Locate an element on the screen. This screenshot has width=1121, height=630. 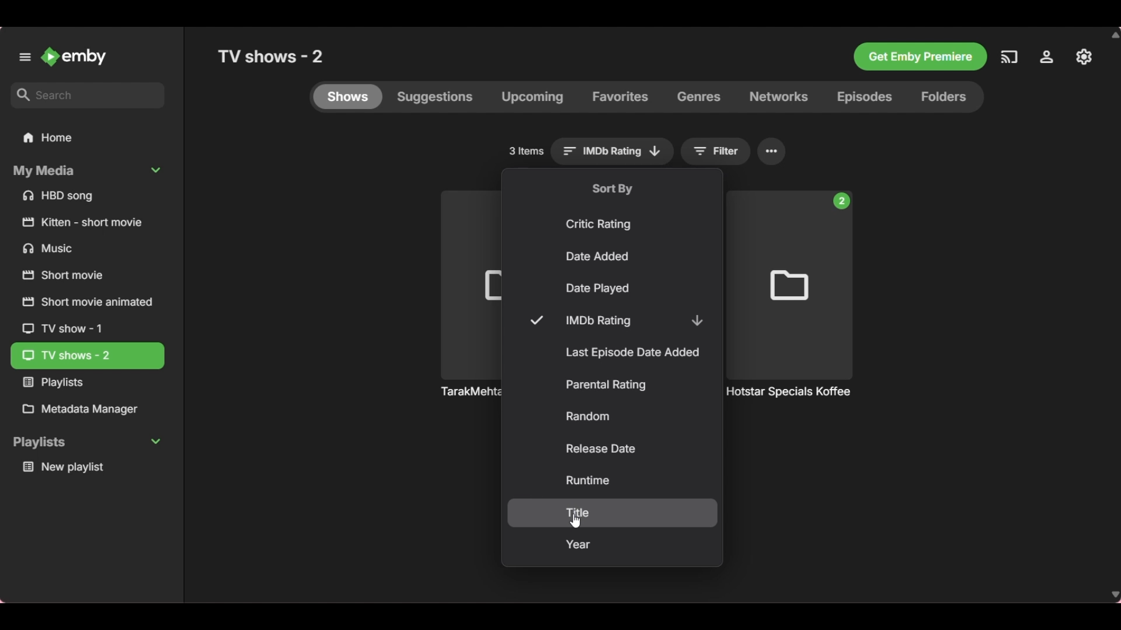
 is located at coordinates (83, 304).